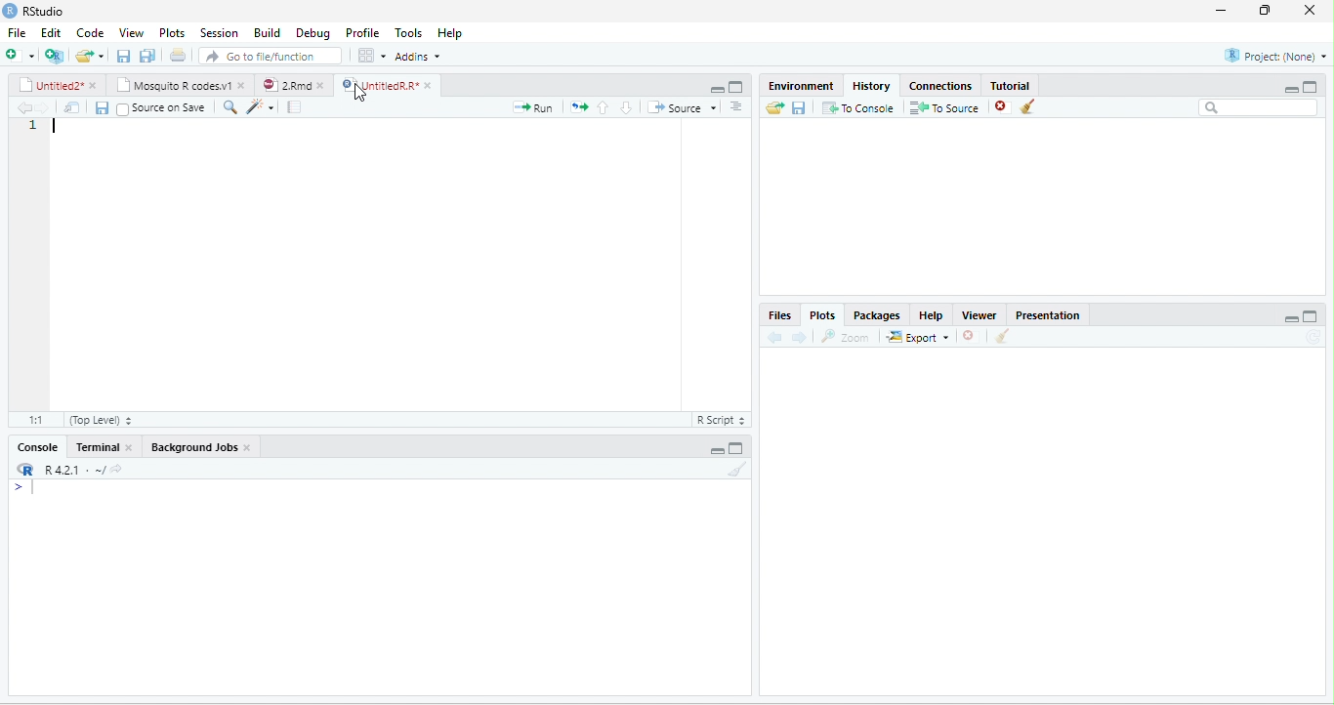 This screenshot has width=1334, height=705. Describe the element at coordinates (368, 92) in the screenshot. I see `cursor` at that location.